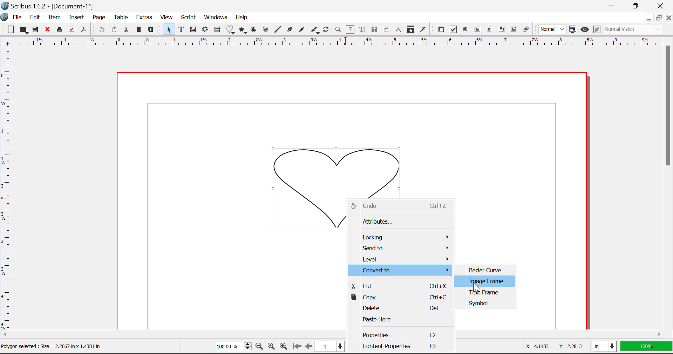  I want to click on Insert Special Shapes, so click(231, 30).